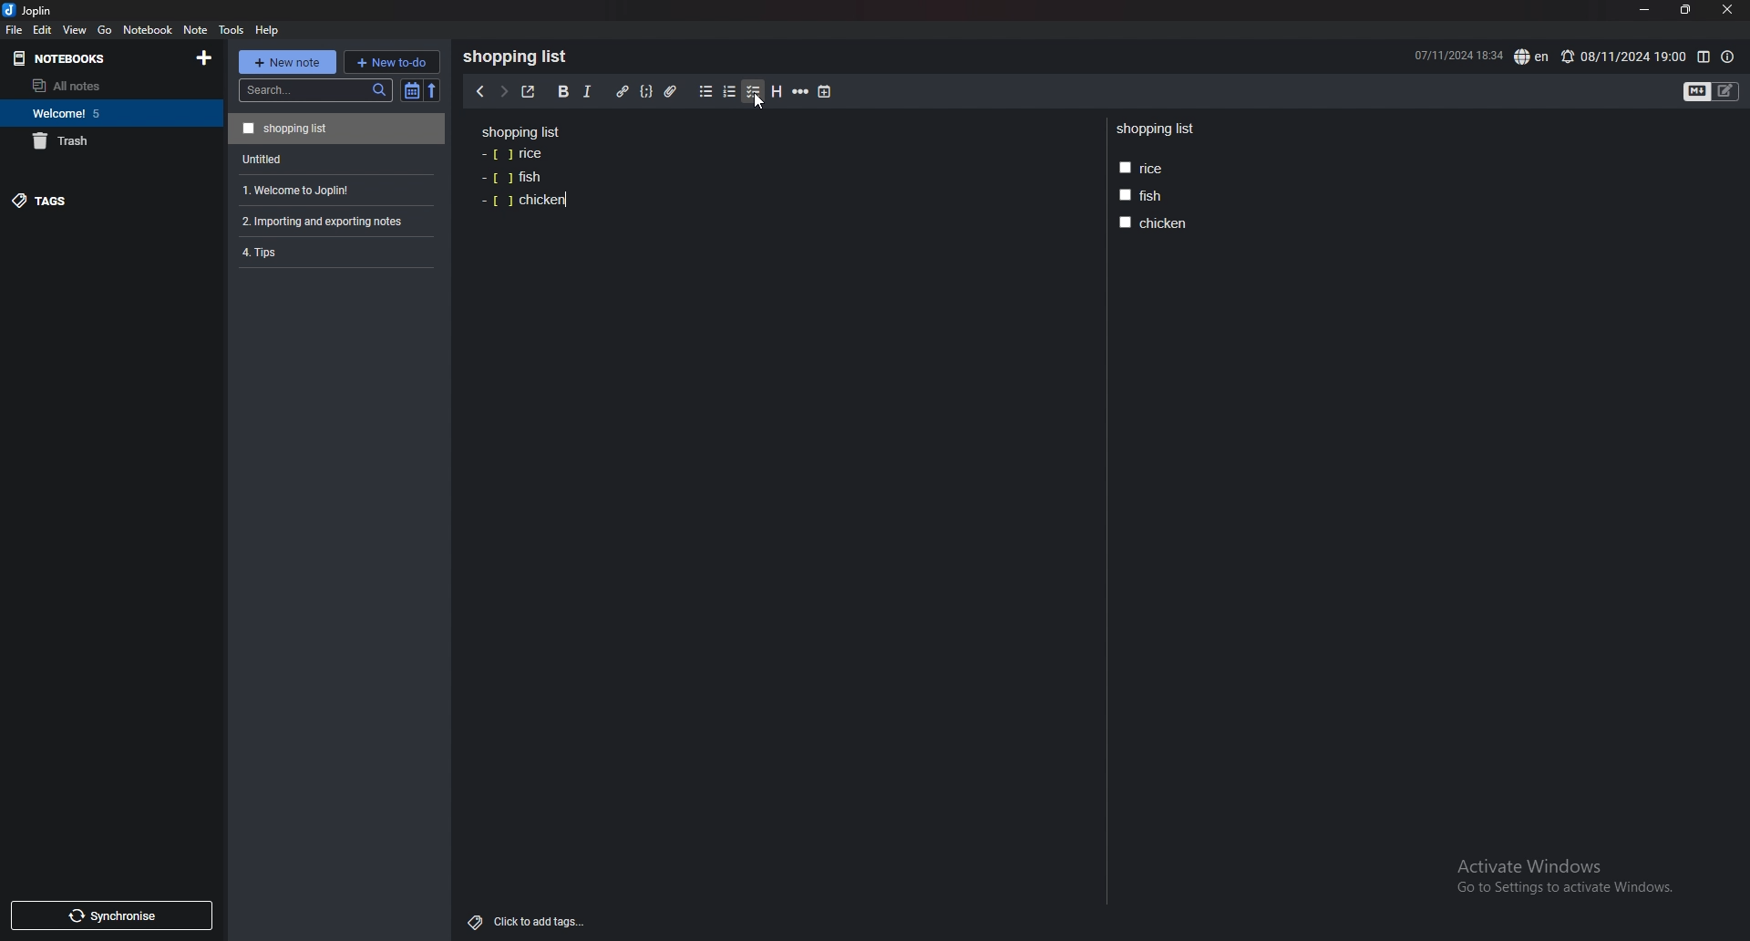 This screenshot has height=941, width=1750. Describe the element at coordinates (521, 131) in the screenshot. I see `Shopping list` at that location.